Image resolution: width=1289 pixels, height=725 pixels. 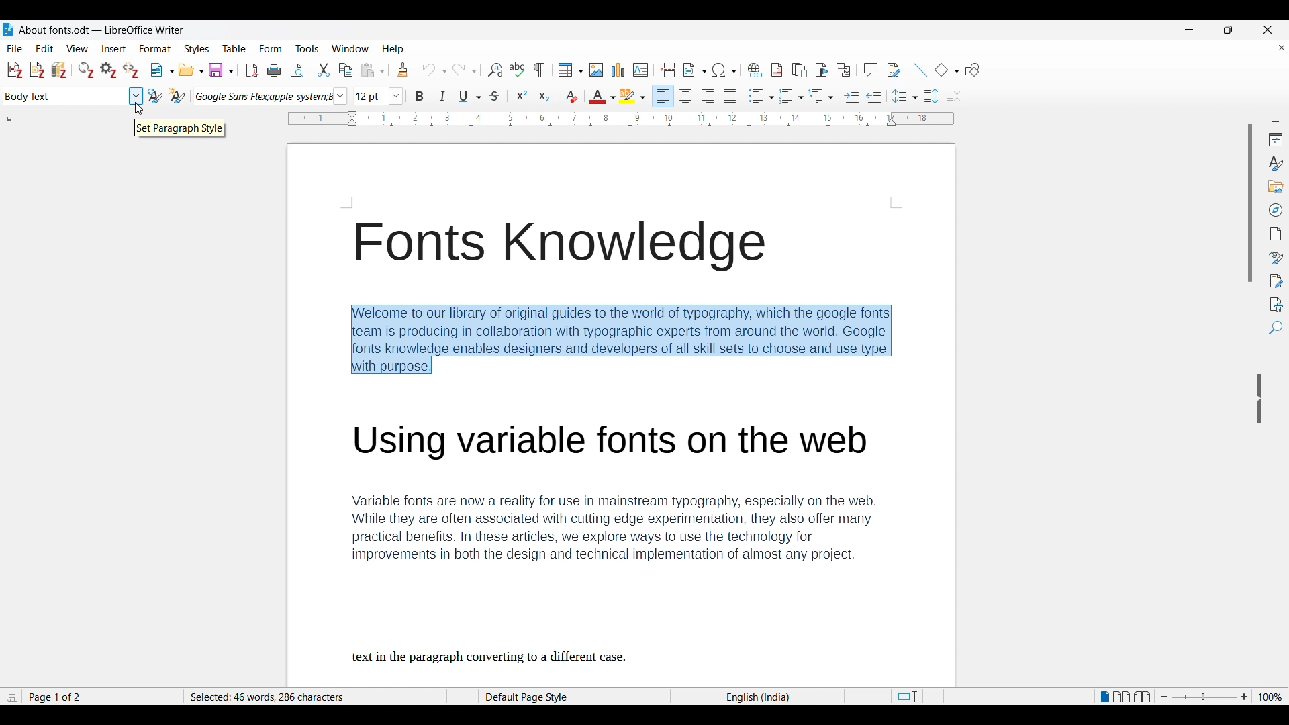 I want to click on Insert cross-reference, so click(x=844, y=70).